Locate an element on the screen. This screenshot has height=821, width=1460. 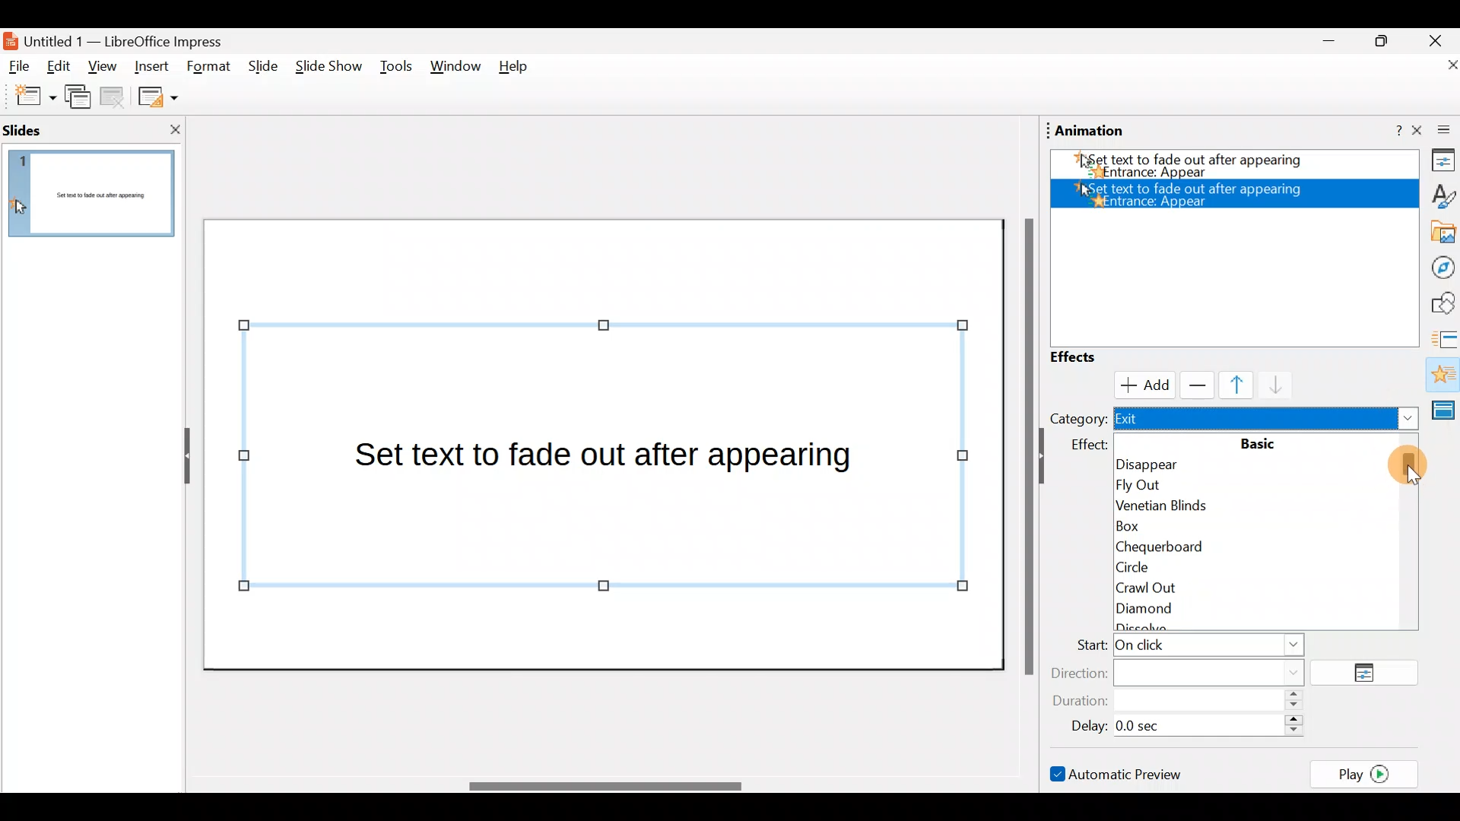
Format is located at coordinates (209, 68).